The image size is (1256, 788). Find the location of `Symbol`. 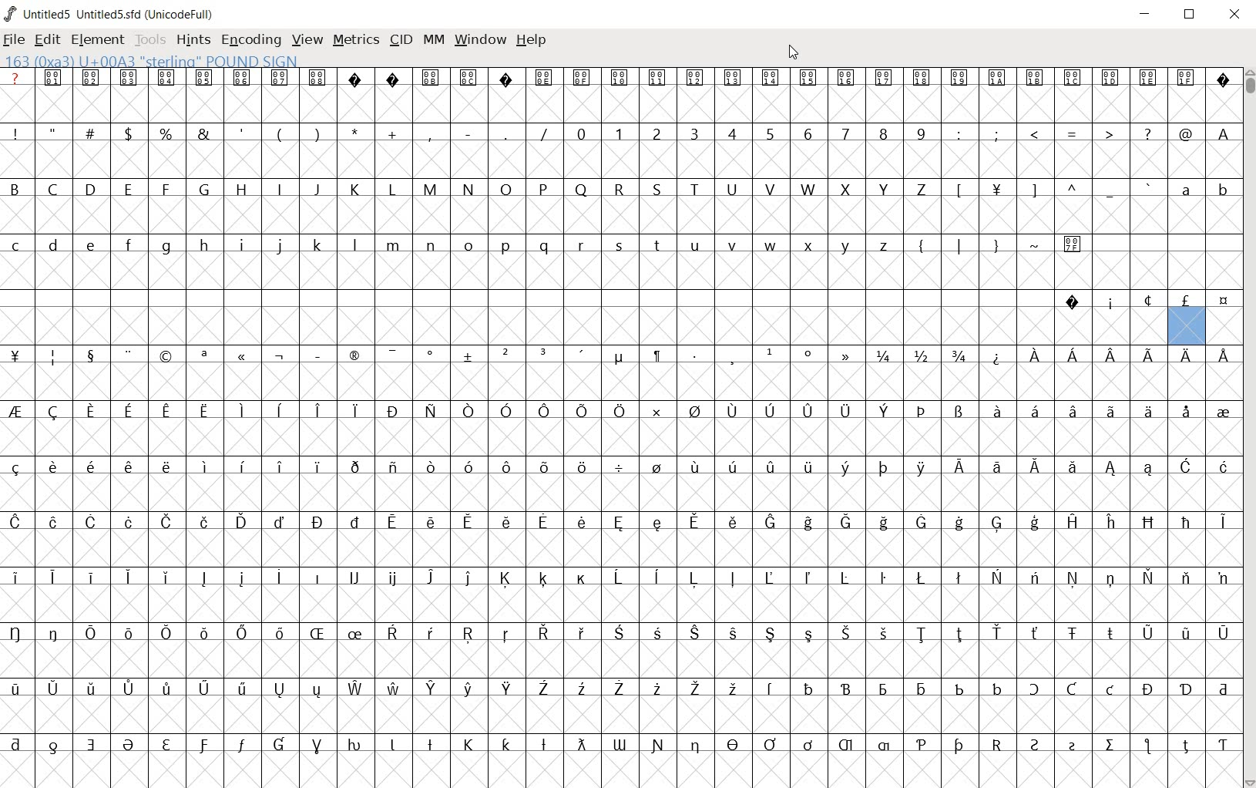

Symbol is located at coordinates (734, 689).